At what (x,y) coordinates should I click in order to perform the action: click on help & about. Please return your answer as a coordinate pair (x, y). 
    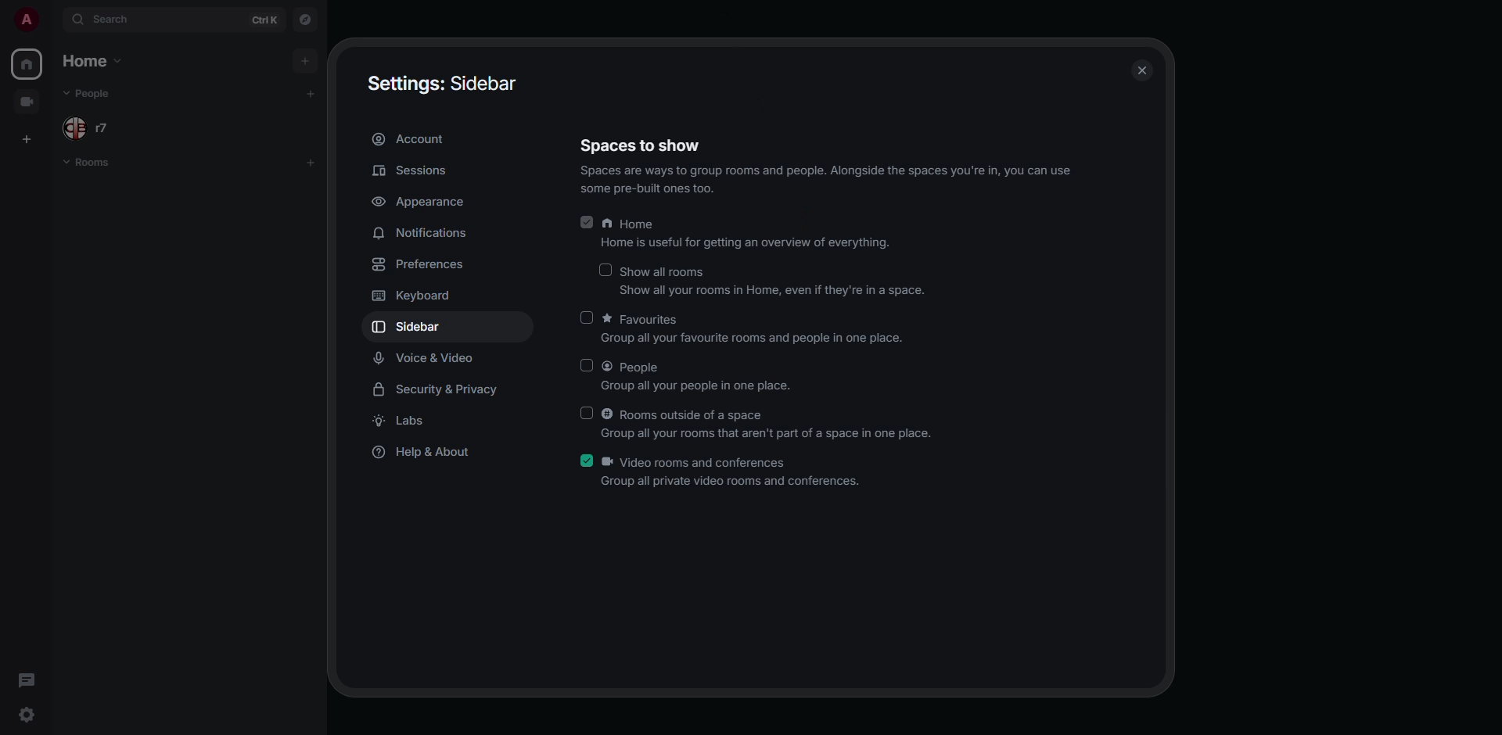
    Looking at the image, I should click on (427, 453).